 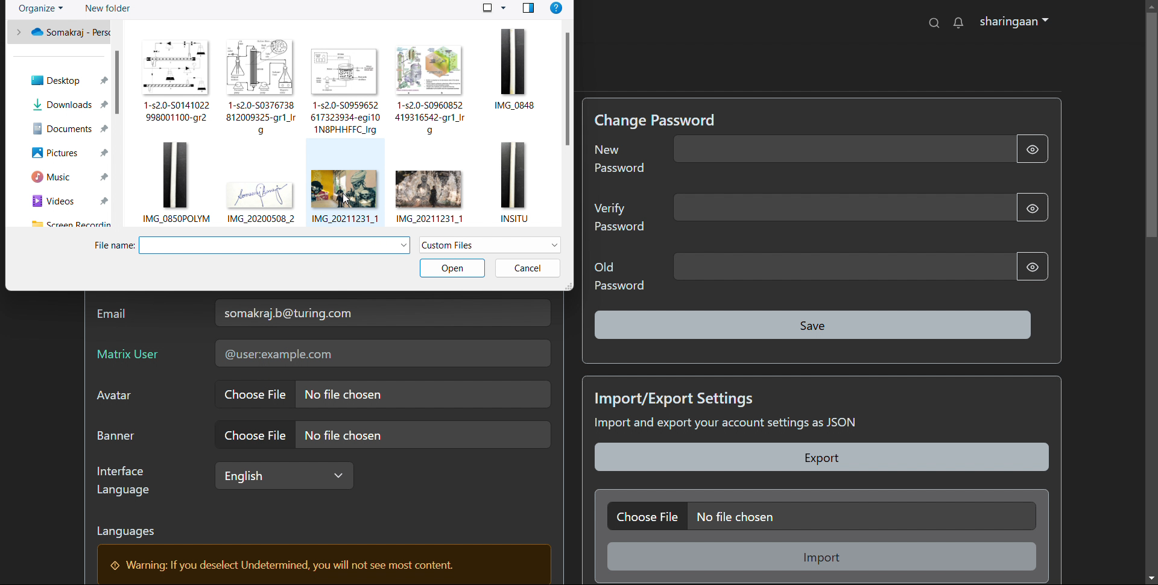 What do you see at coordinates (494, 7) in the screenshot?
I see `select view` at bounding box center [494, 7].